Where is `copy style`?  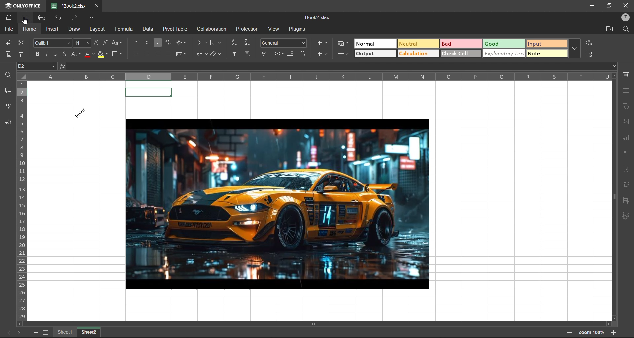 copy style is located at coordinates (21, 54).